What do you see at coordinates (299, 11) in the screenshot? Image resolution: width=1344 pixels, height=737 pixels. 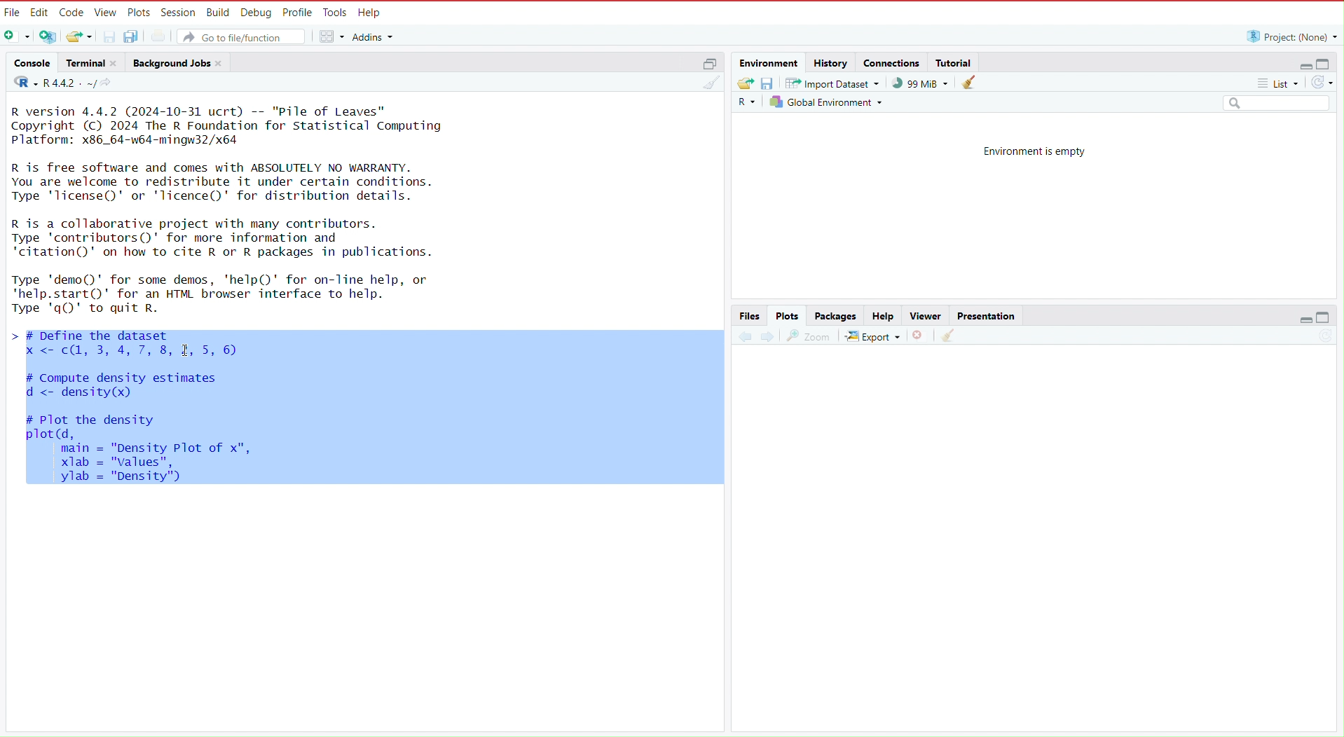 I see `profile` at bounding box center [299, 11].